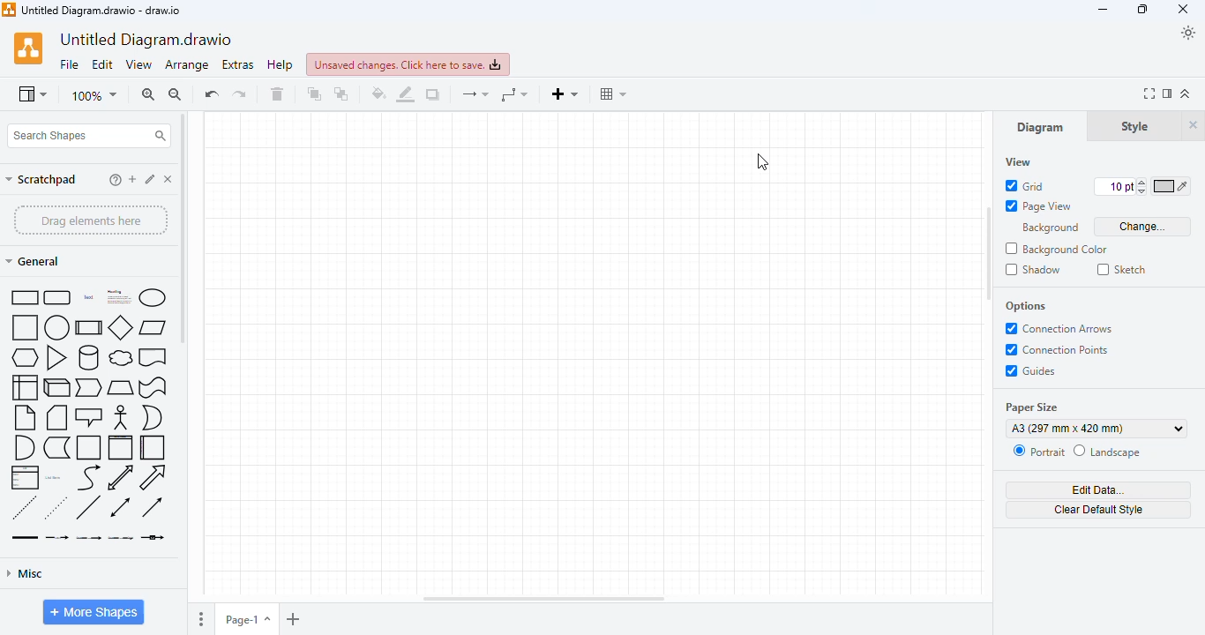 Image resolution: width=1205 pixels, height=635 pixels. I want to click on delete, so click(277, 93).